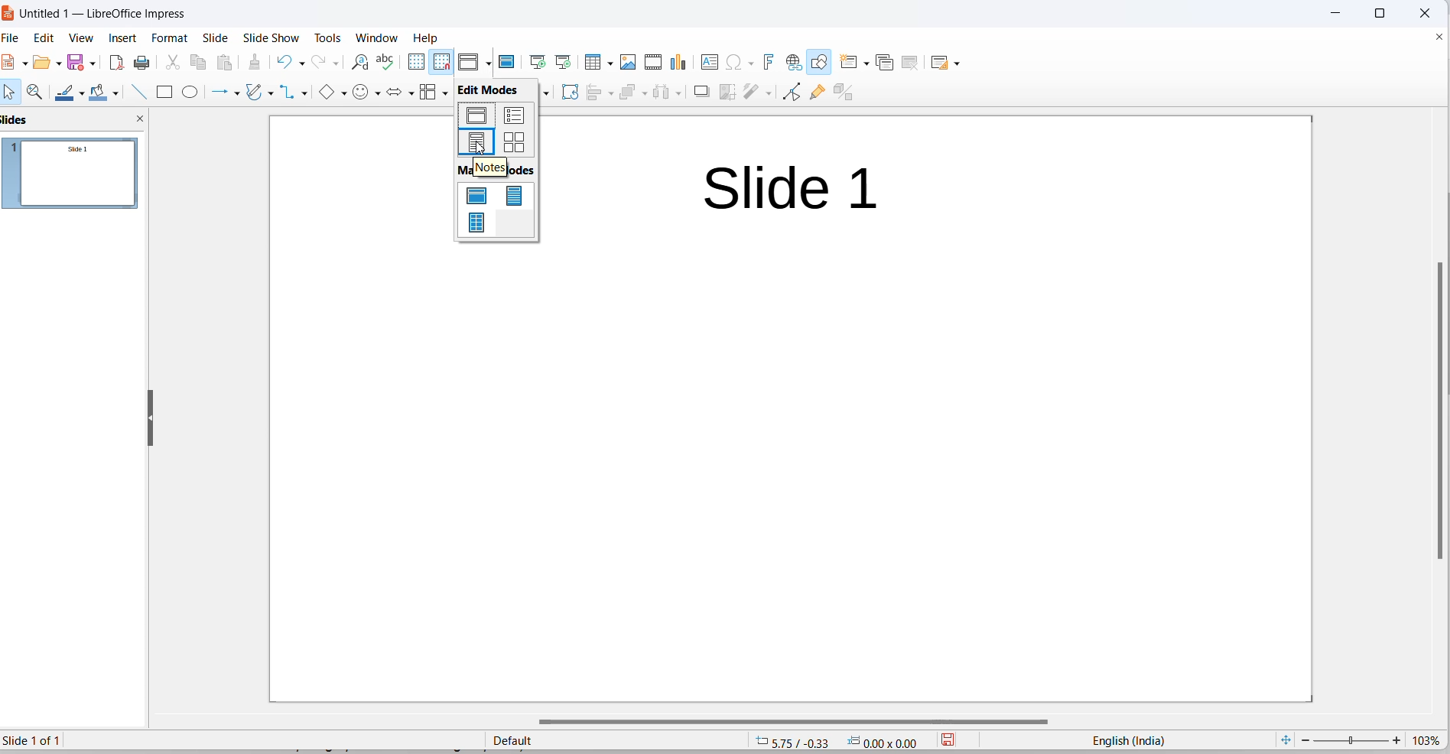 The width and height of the screenshot is (1450, 754). I want to click on symbol shapes options, so click(379, 95).